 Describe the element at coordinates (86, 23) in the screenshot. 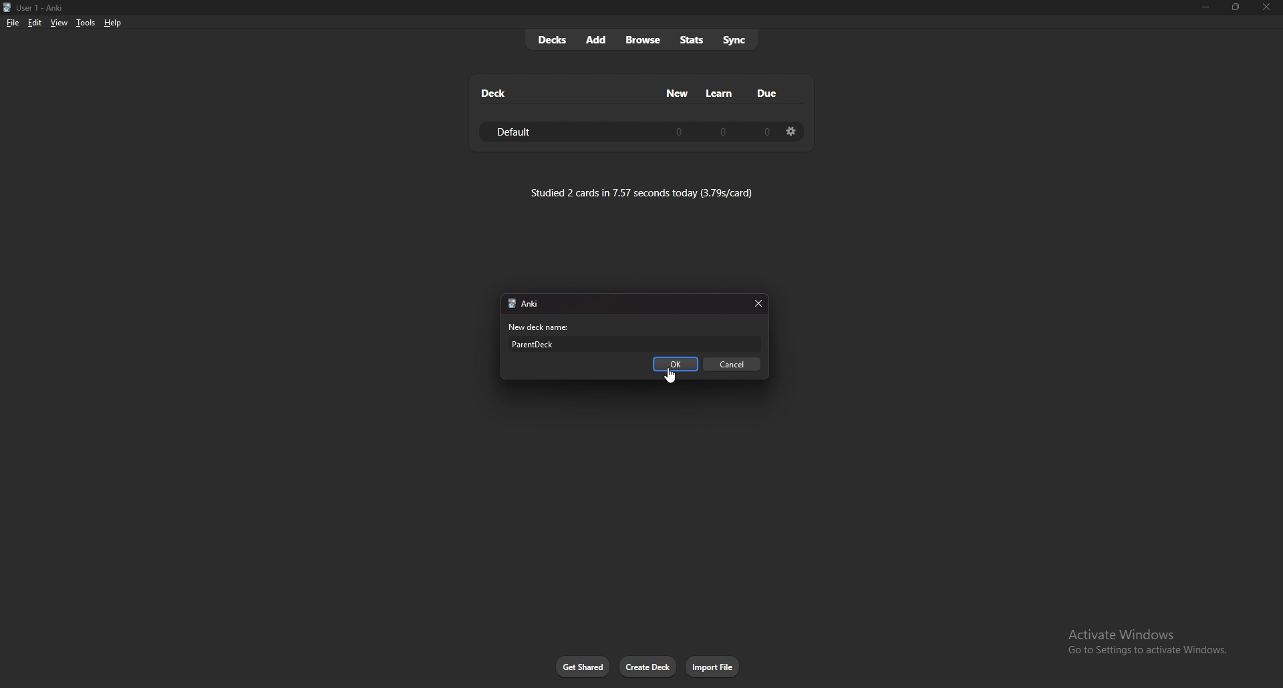

I see `tools` at that location.